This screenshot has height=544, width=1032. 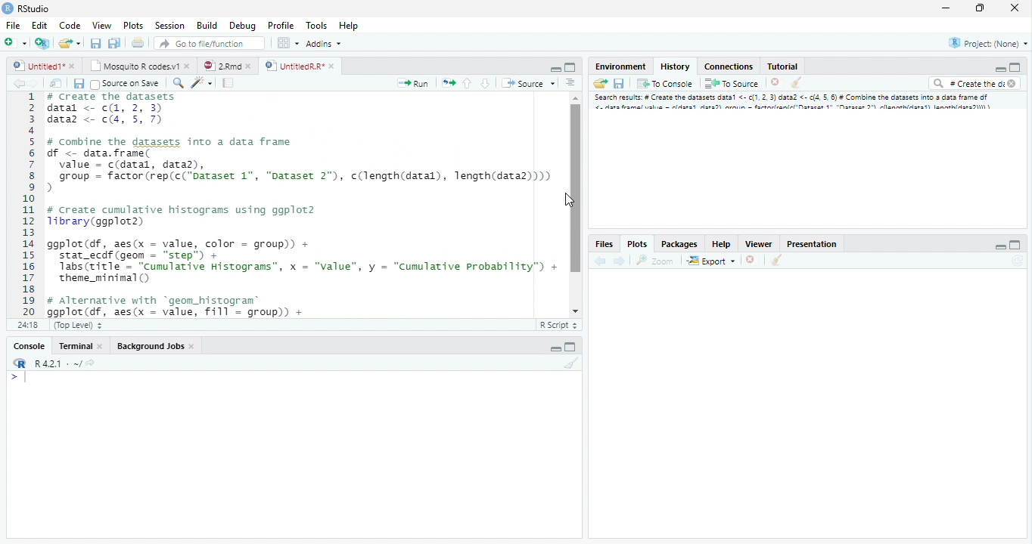 I want to click on Create a project, so click(x=42, y=42).